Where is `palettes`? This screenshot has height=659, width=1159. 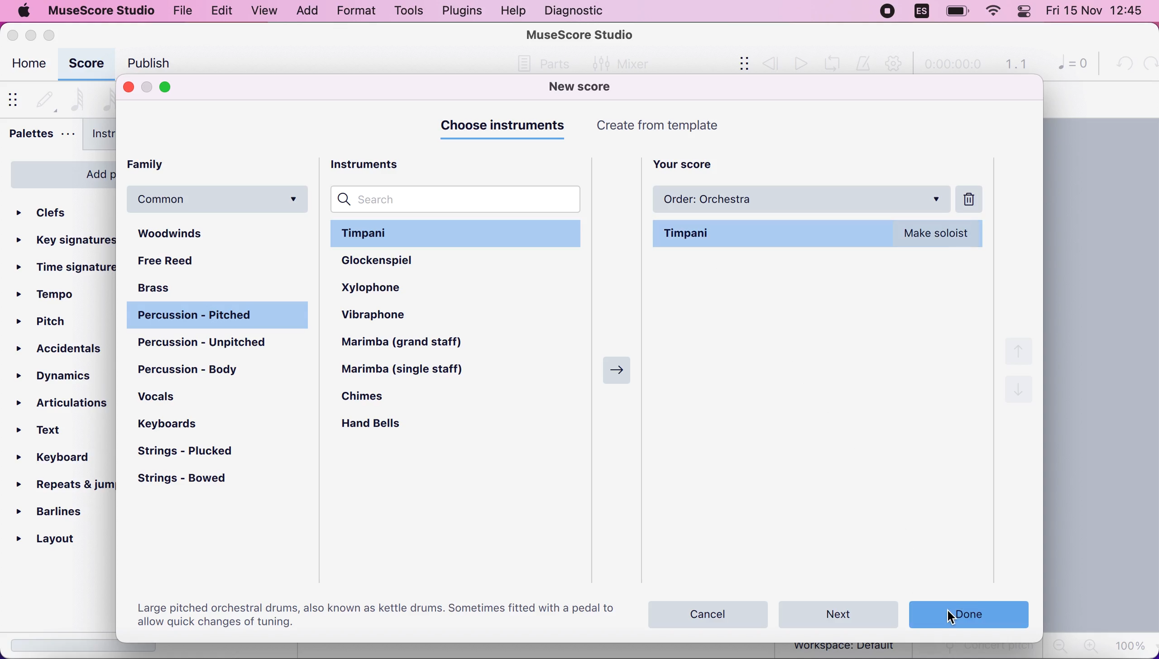 palettes is located at coordinates (41, 136).